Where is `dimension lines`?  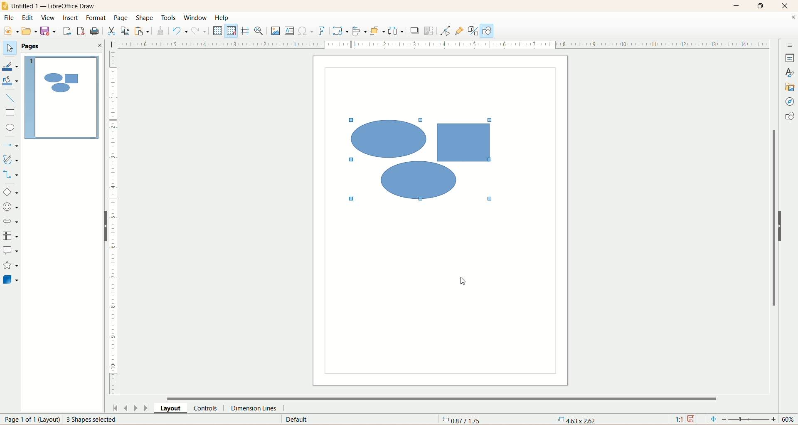
dimension lines is located at coordinates (255, 408).